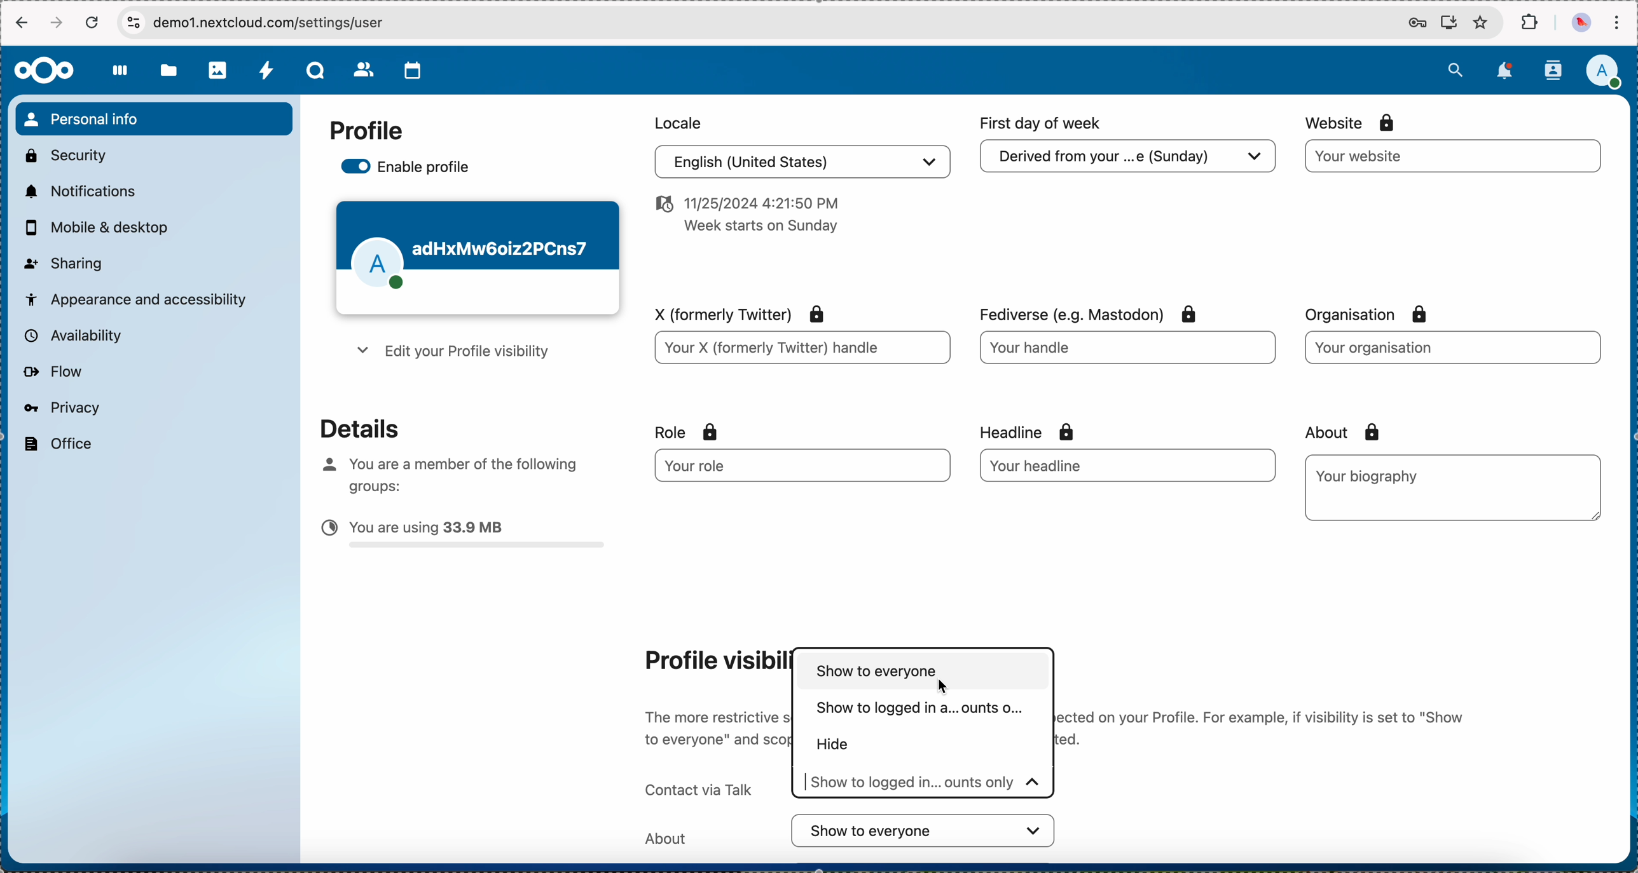  I want to click on hide, so click(837, 746).